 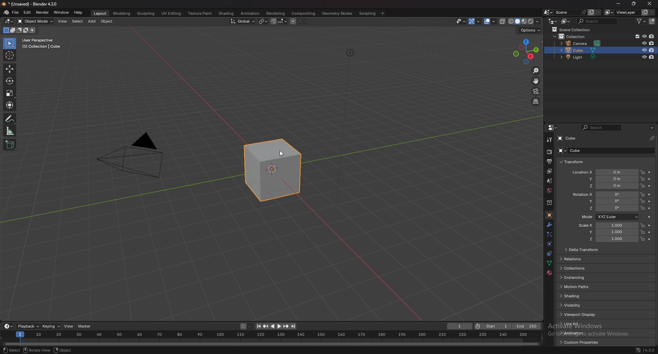 I want to click on window, so click(x=62, y=12).